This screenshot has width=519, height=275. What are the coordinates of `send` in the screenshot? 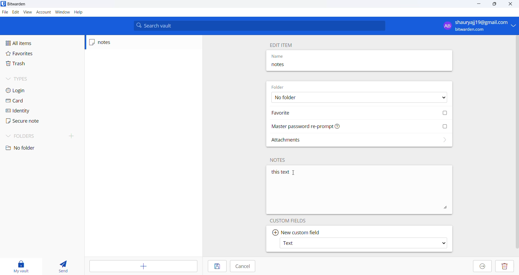 It's located at (61, 266).